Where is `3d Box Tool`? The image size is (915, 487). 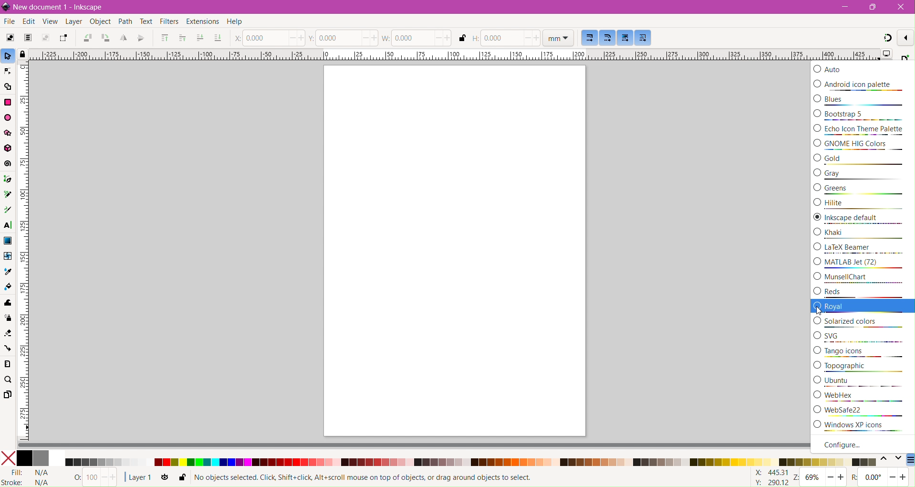 3d Box Tool is located at coordinates (8, 148).